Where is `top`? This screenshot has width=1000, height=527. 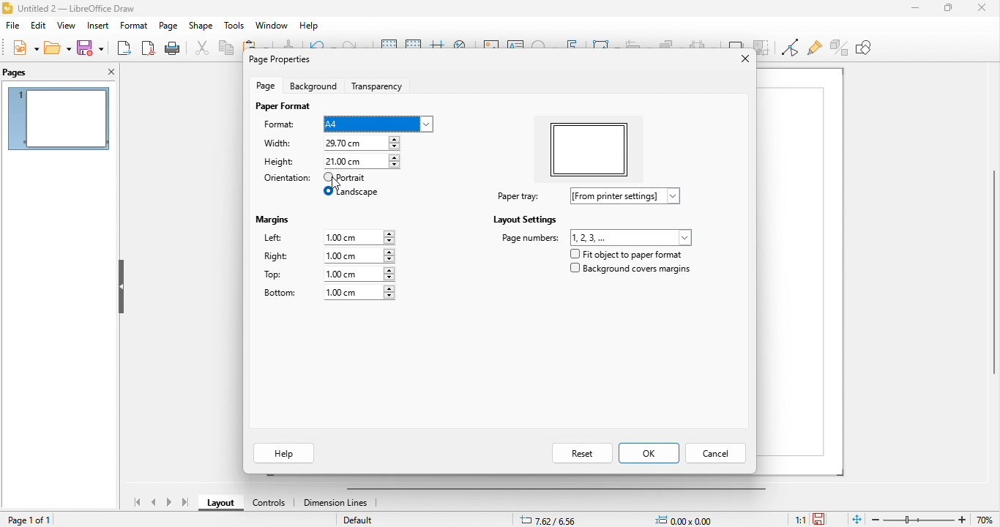
top is located at coordinates (336, 275).